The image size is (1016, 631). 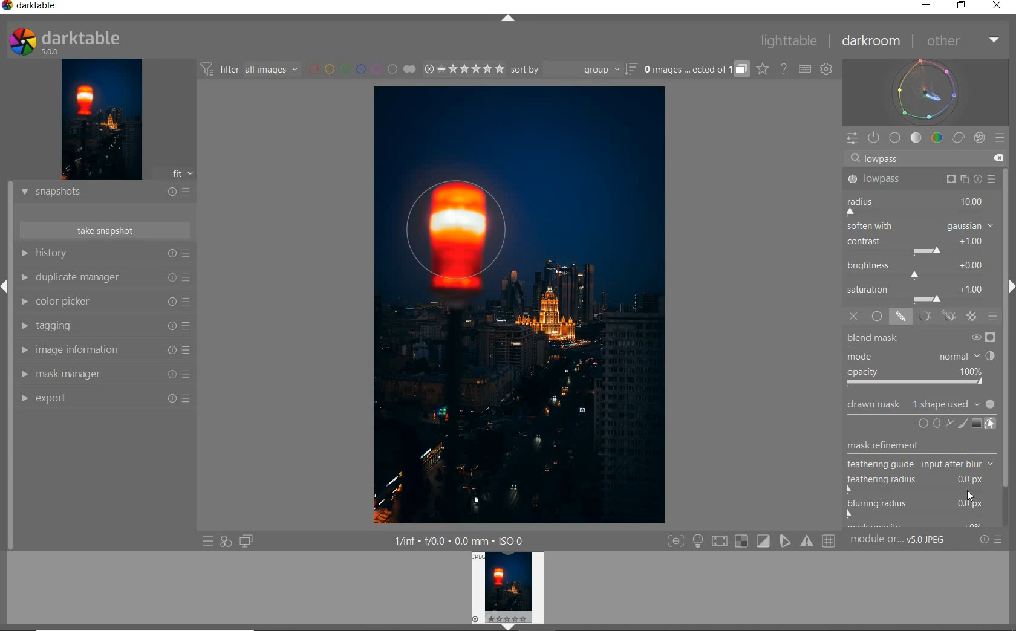 I want to click on RANGE RATING OF SELECTED IMAGES, so click(x=462, y=70).